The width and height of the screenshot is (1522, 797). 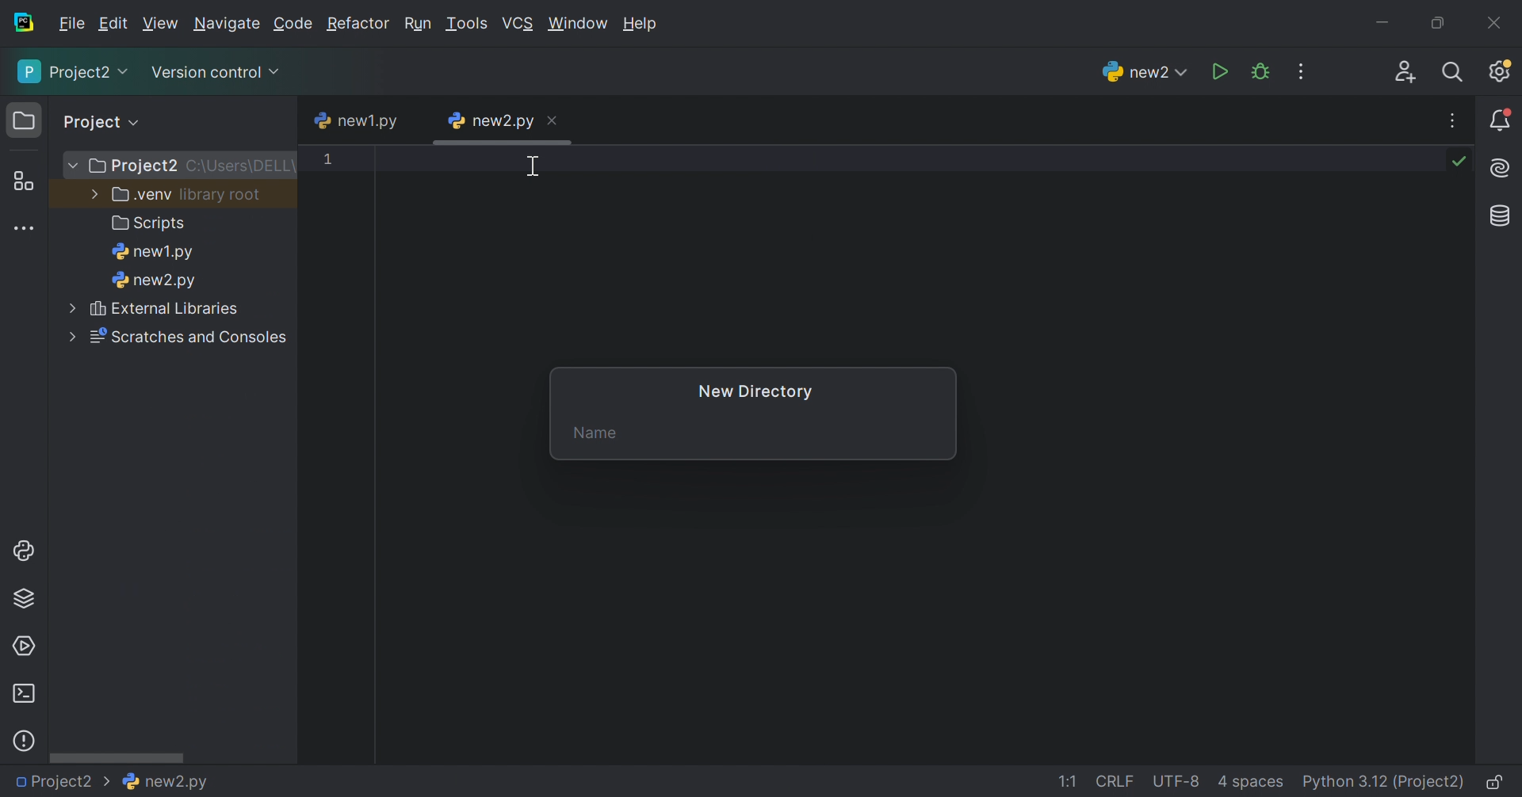 What do you see at coordinates (761, 393) in the screenshot?
I see `New Directory` at bounding box center [761, 393].